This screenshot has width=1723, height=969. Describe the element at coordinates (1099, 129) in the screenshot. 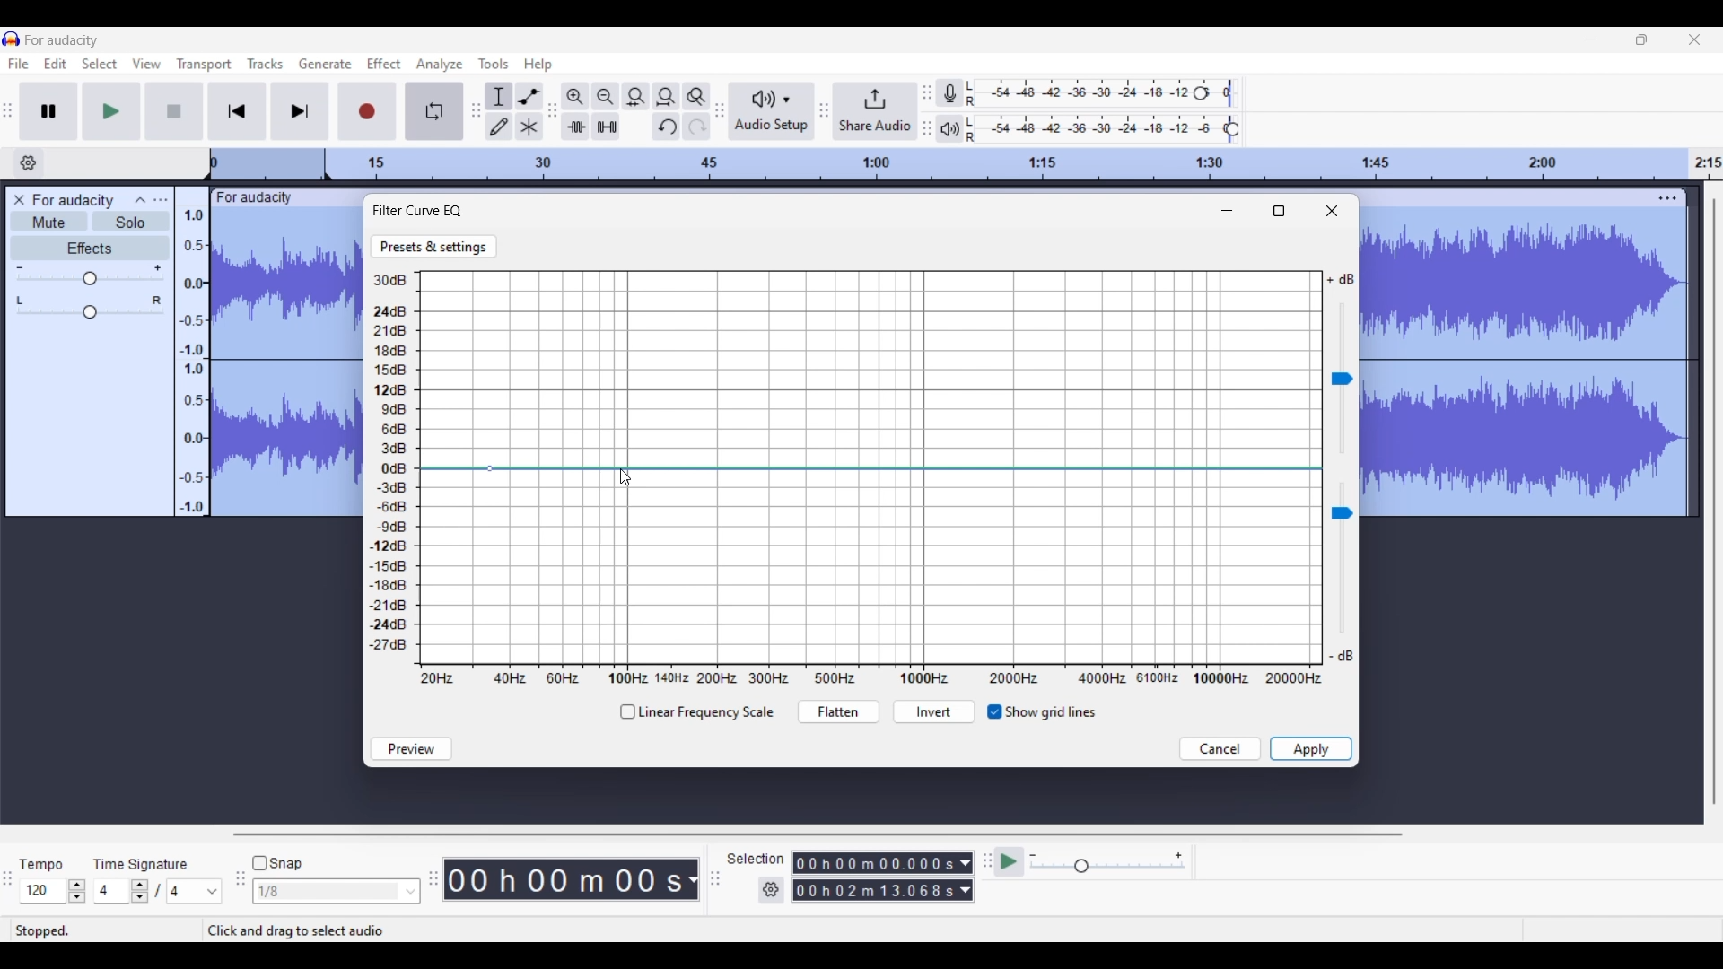

I see `Playback level` at that location.